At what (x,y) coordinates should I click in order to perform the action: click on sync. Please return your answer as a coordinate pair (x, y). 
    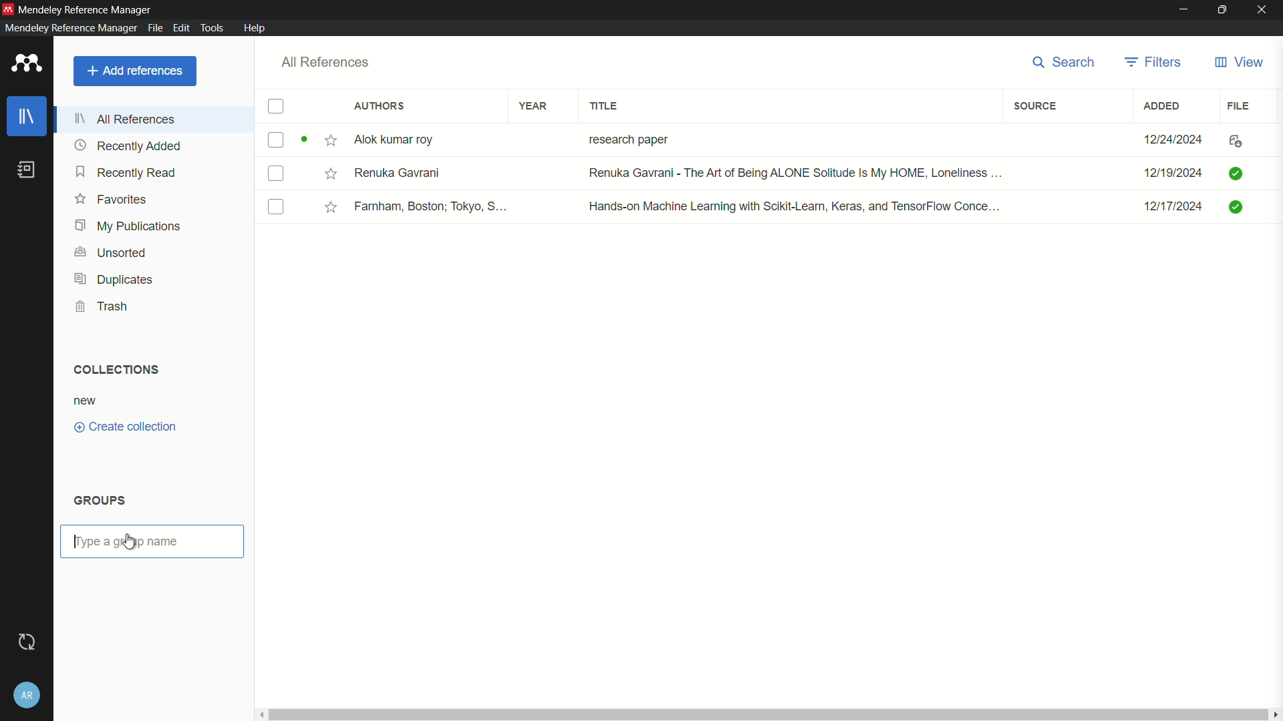
    Looking at the image, I should click on (25, 642).